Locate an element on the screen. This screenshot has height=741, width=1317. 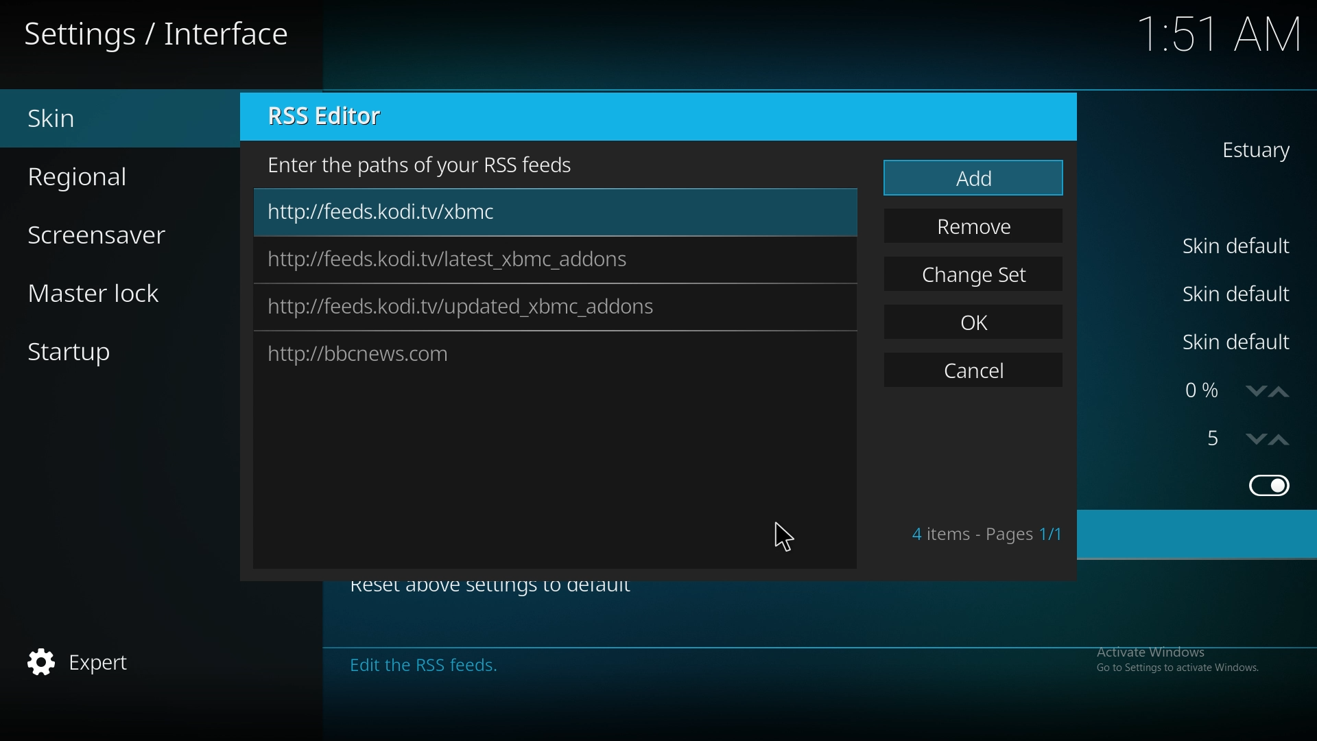
master lock is located at coordinates (117, 292).